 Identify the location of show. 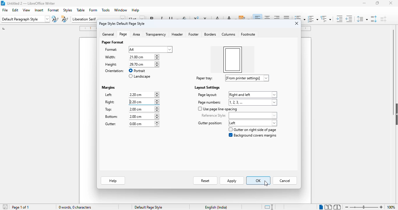
(395, 114).